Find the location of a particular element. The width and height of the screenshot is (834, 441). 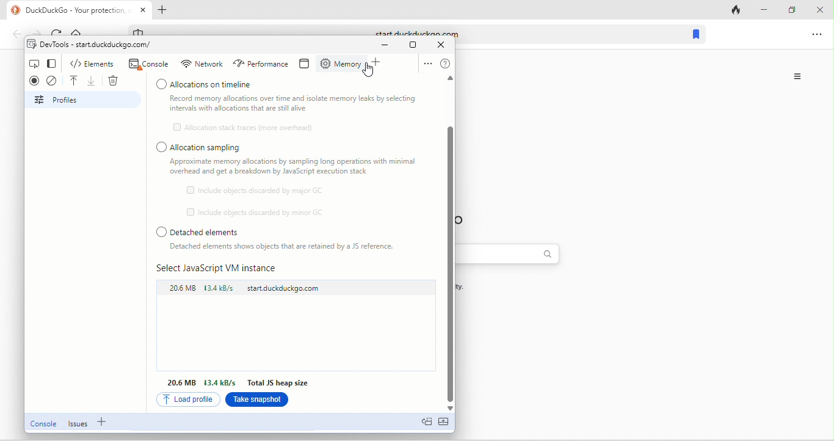

inspect is located at coordinates (36, 64).